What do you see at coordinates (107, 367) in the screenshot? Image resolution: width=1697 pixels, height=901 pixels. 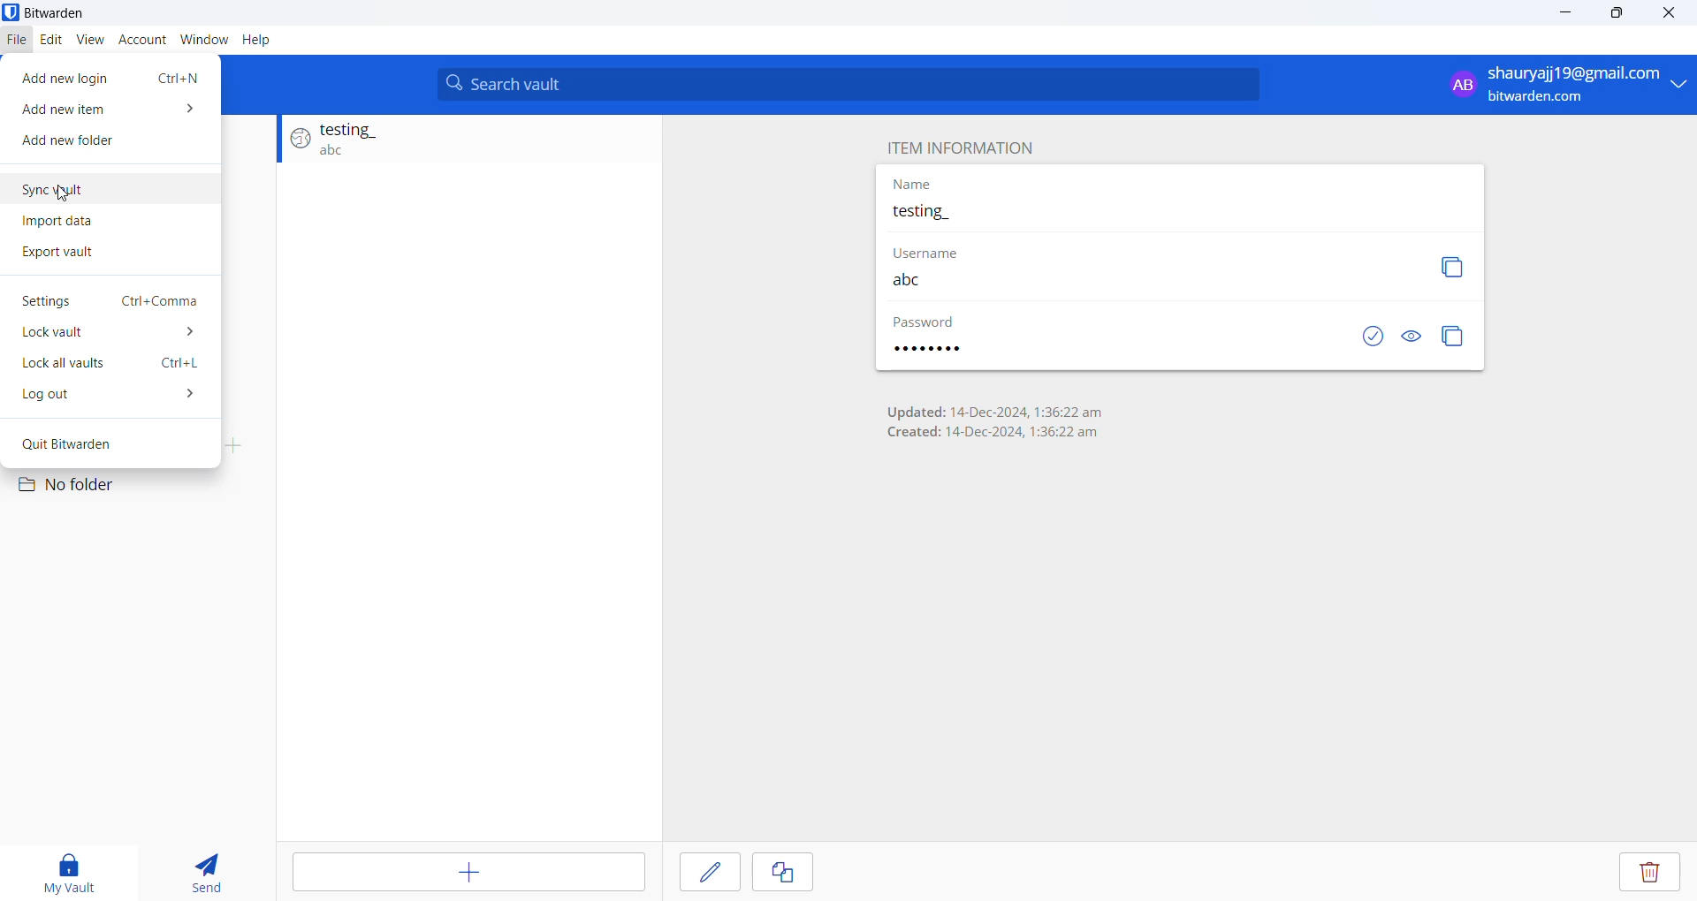 I see `Lock all vaults` at bounding box center [107, 367].